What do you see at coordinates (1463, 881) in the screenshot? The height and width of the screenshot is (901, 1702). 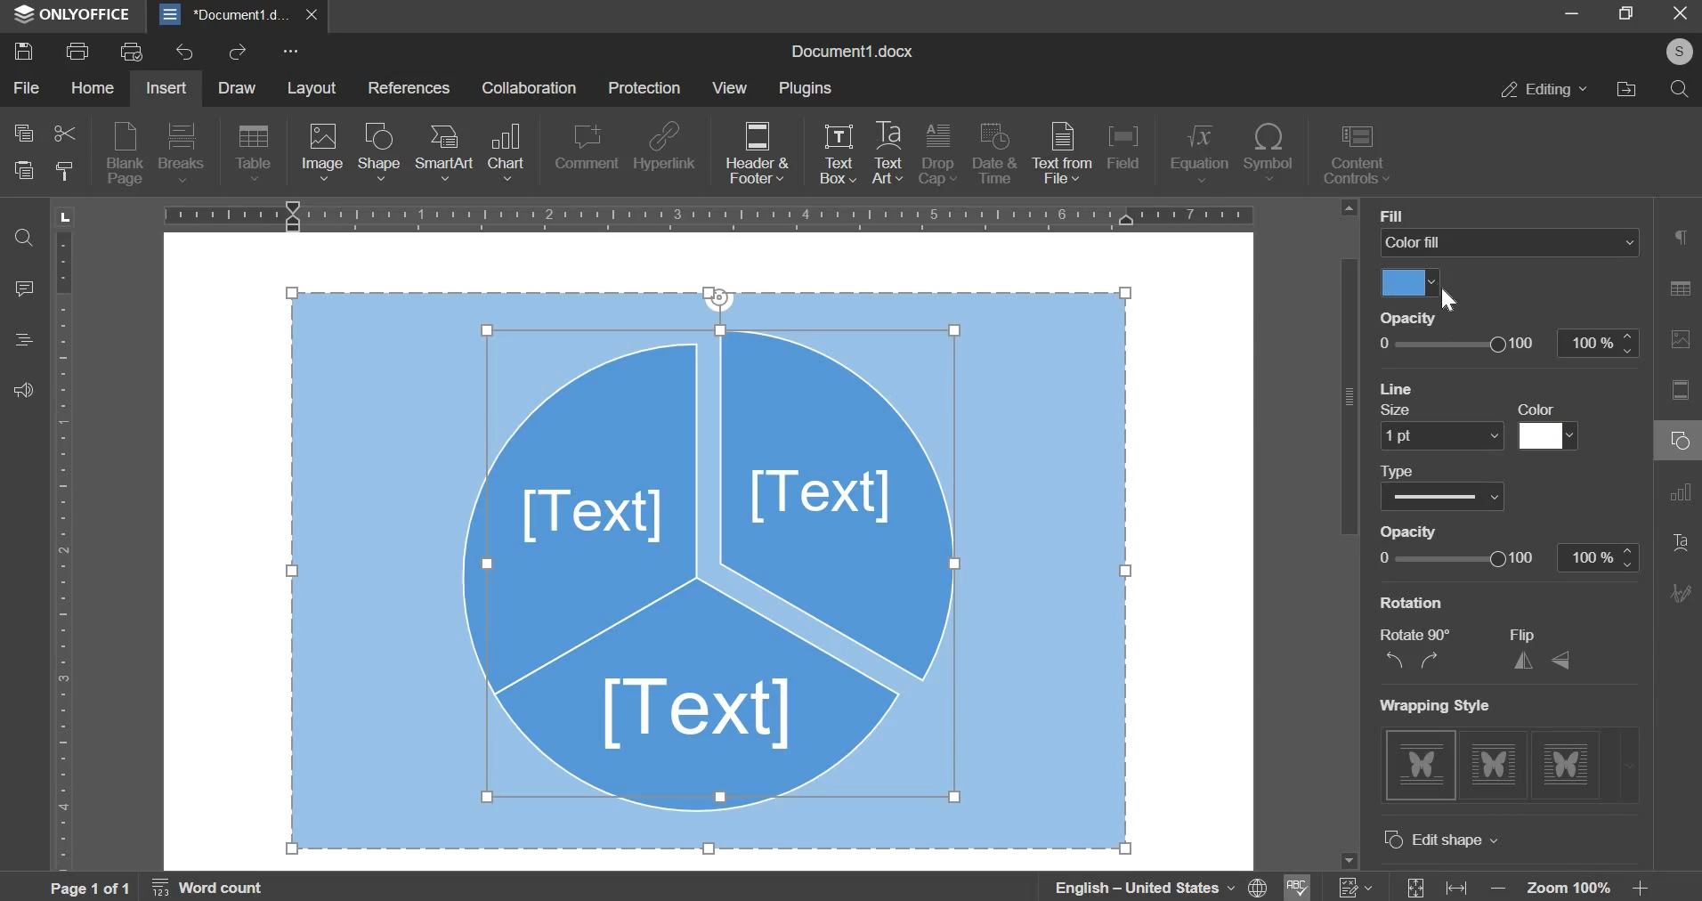 I see `fit width` at bounding box center [1463, 881].